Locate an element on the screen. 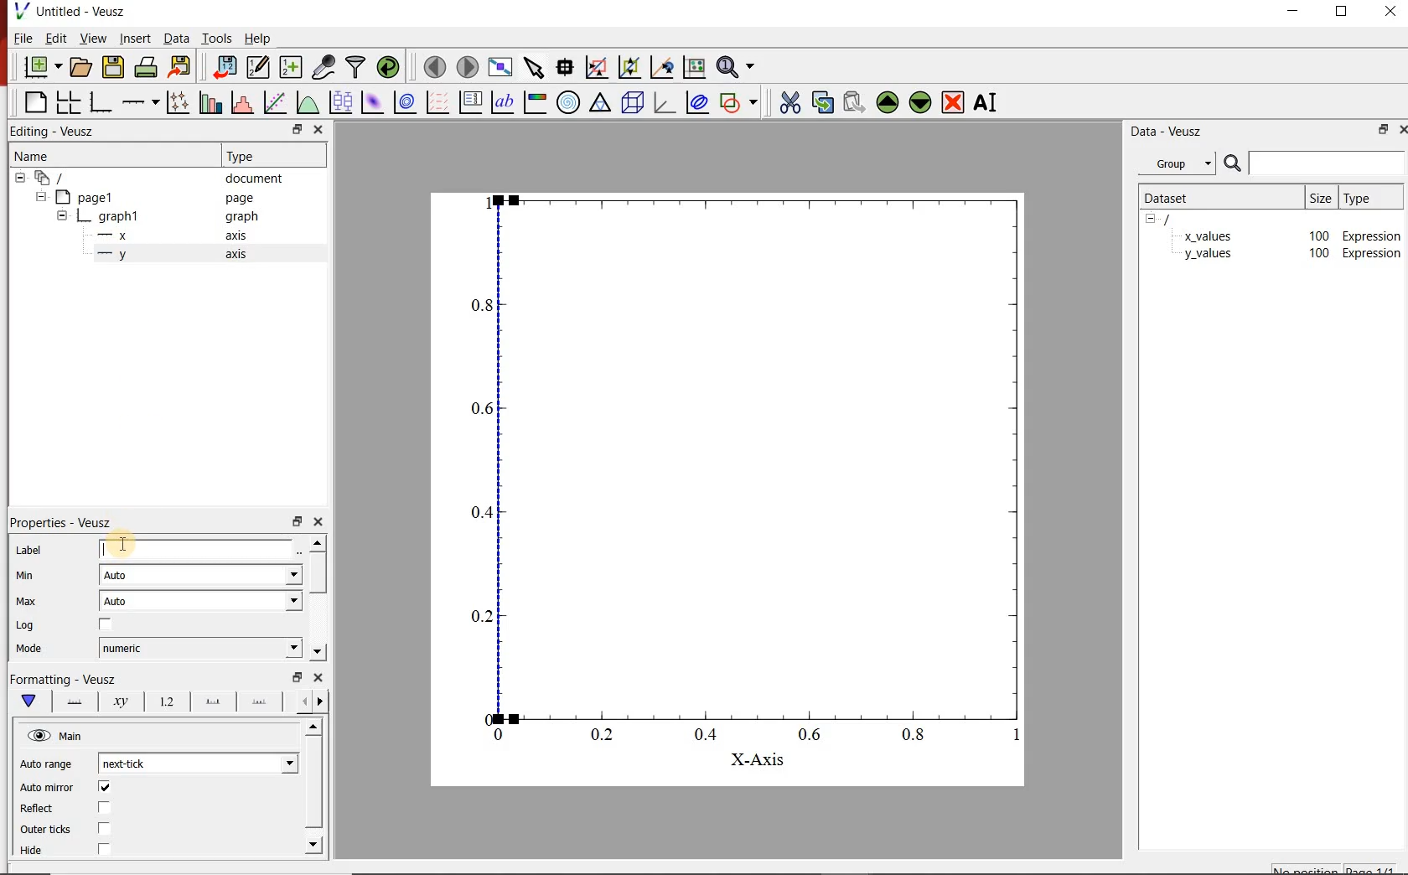  polar graph is located at coordinates (569, 104).